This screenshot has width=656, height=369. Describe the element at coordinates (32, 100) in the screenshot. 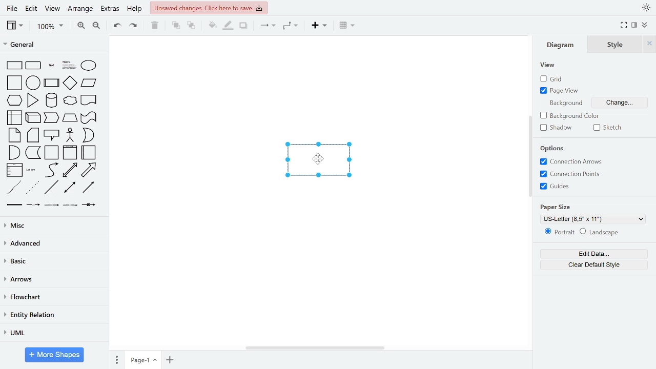

I see `general shapes` at that location.